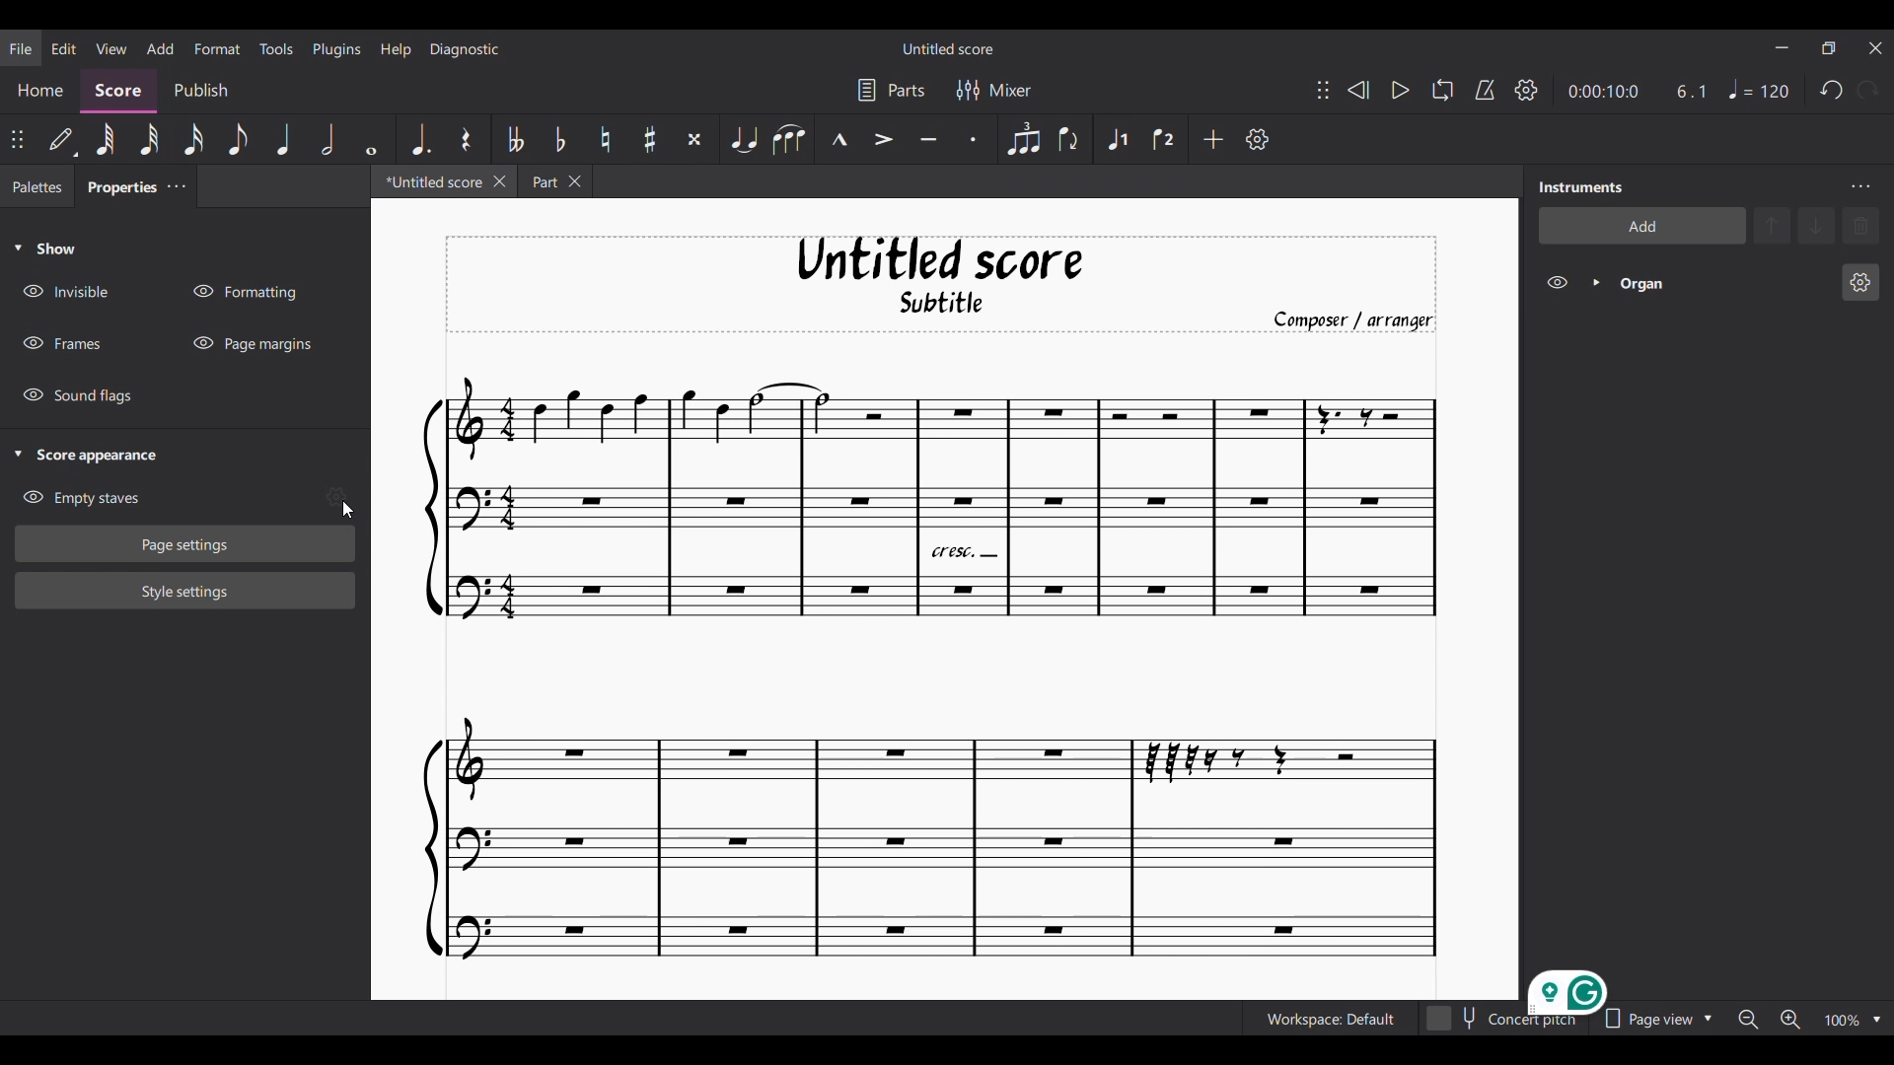 Image resolution: width=1894 pixels, height=1065 pixels. What do you see at coordinates (238, 140) in the screenshot?
I see `8th note` at bounding box center [238, 140].